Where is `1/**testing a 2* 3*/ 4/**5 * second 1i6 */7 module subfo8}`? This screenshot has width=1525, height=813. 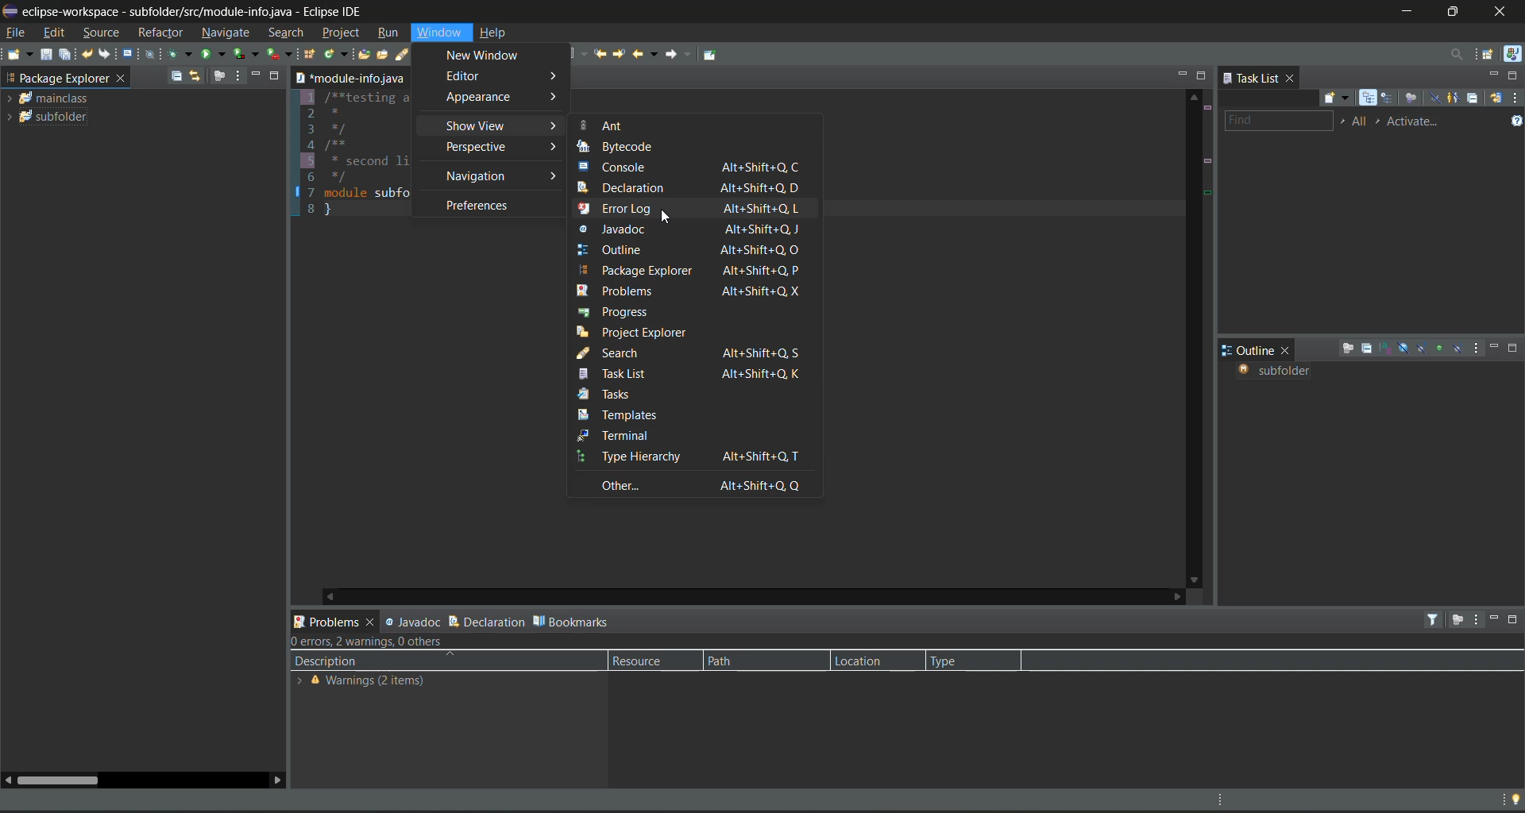 1/**testing a 2* 3*/ 4/**5 * second 1i6 */7 module subfo8} is located at coordinates (354, 155).